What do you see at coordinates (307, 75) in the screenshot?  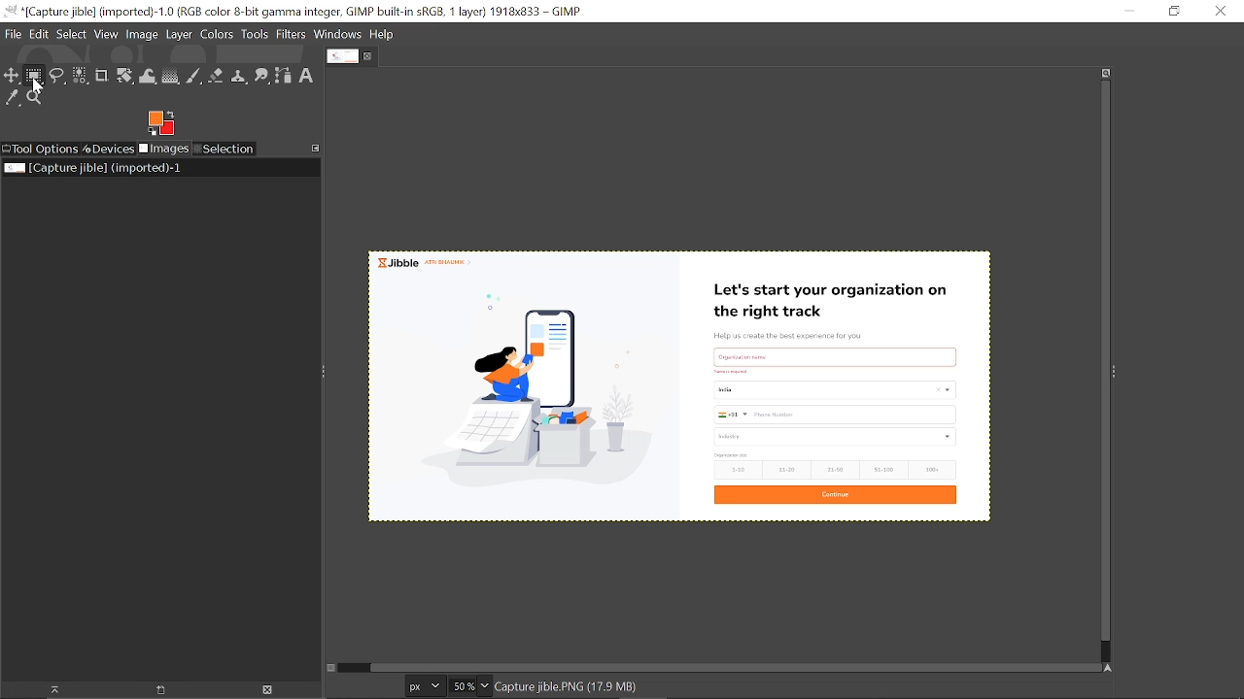 I see `Text tool` at bounding box center [307, 75].